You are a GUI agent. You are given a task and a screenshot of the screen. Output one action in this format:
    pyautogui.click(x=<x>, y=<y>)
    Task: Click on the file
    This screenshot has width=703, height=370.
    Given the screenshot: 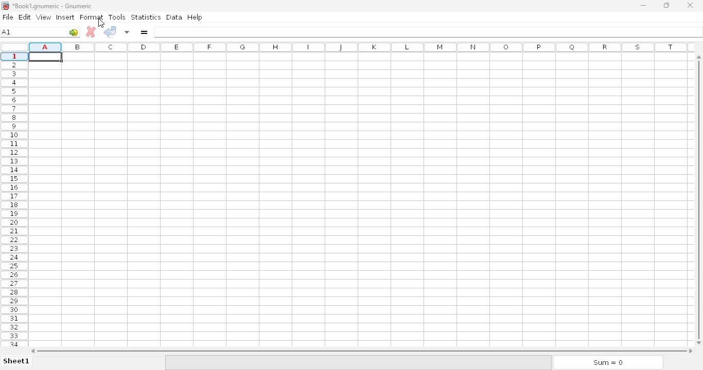 What is the action you would take?
    pyautogui.click(x=8, y=17)
    